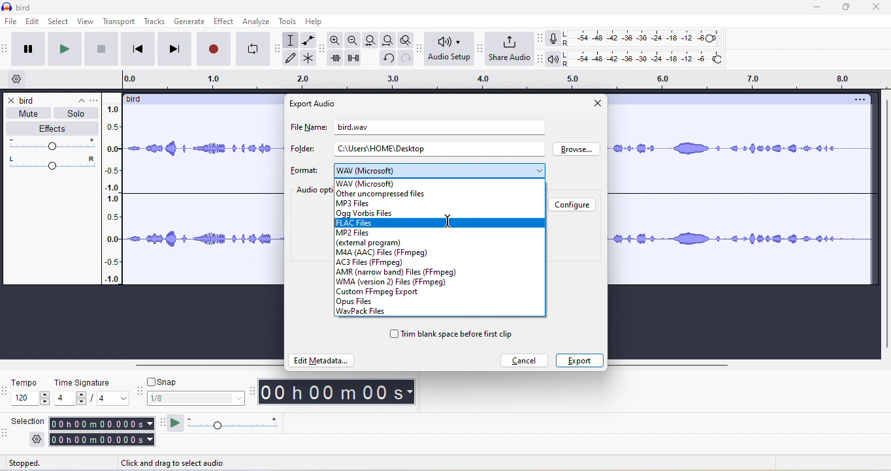 This screenshot has height=471, width=891. Describe the element at coordinates (140, 49) in the screenshot. I see `skip to start` at that location.